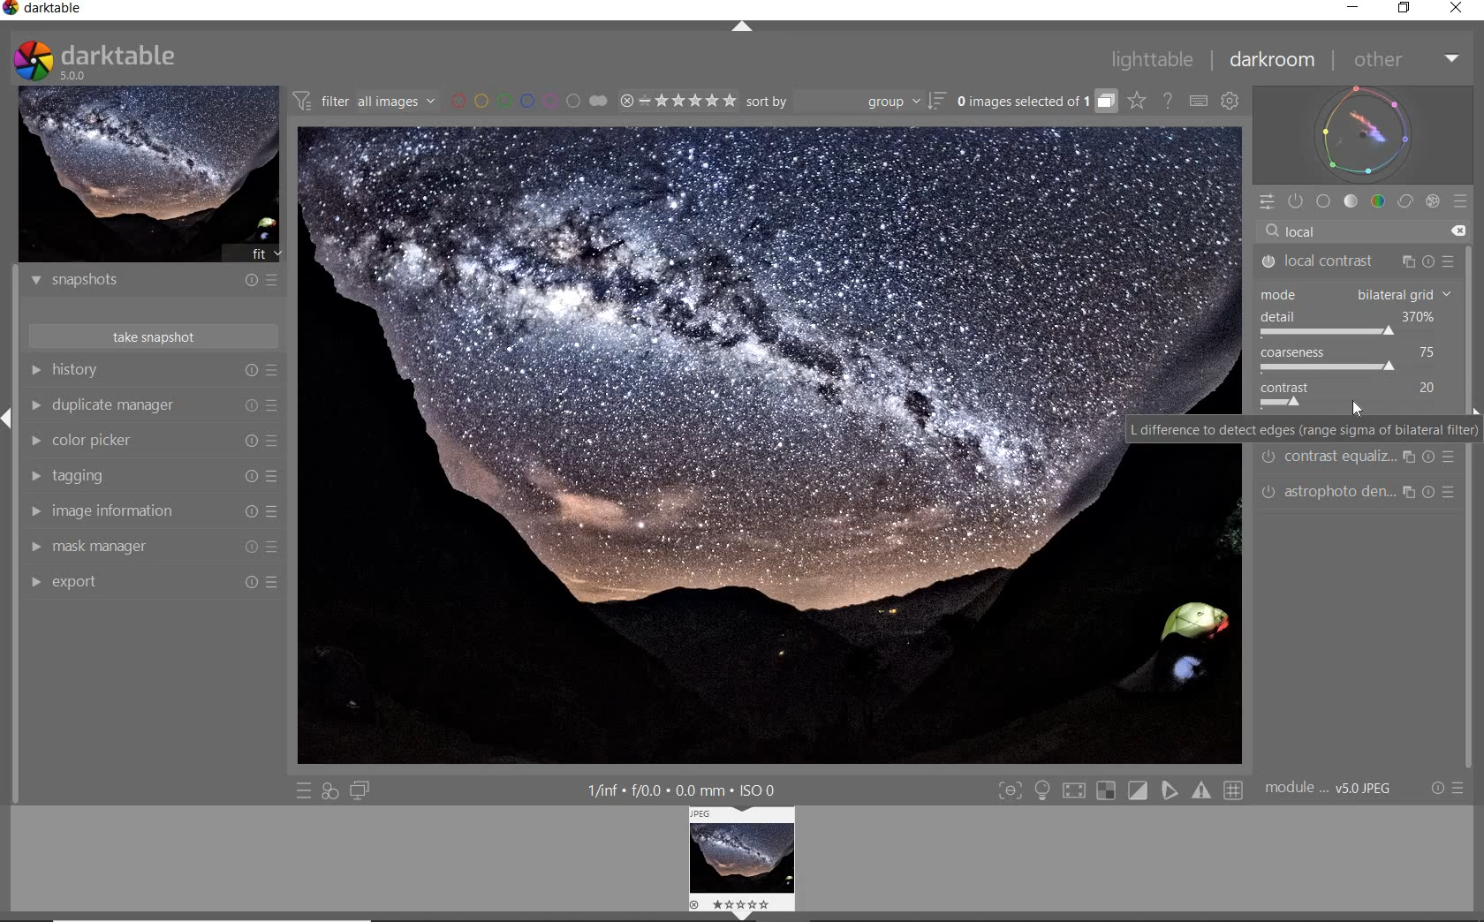 The image size is (1484, 922). I want to click on DARKROOM, so click(1274, 59).